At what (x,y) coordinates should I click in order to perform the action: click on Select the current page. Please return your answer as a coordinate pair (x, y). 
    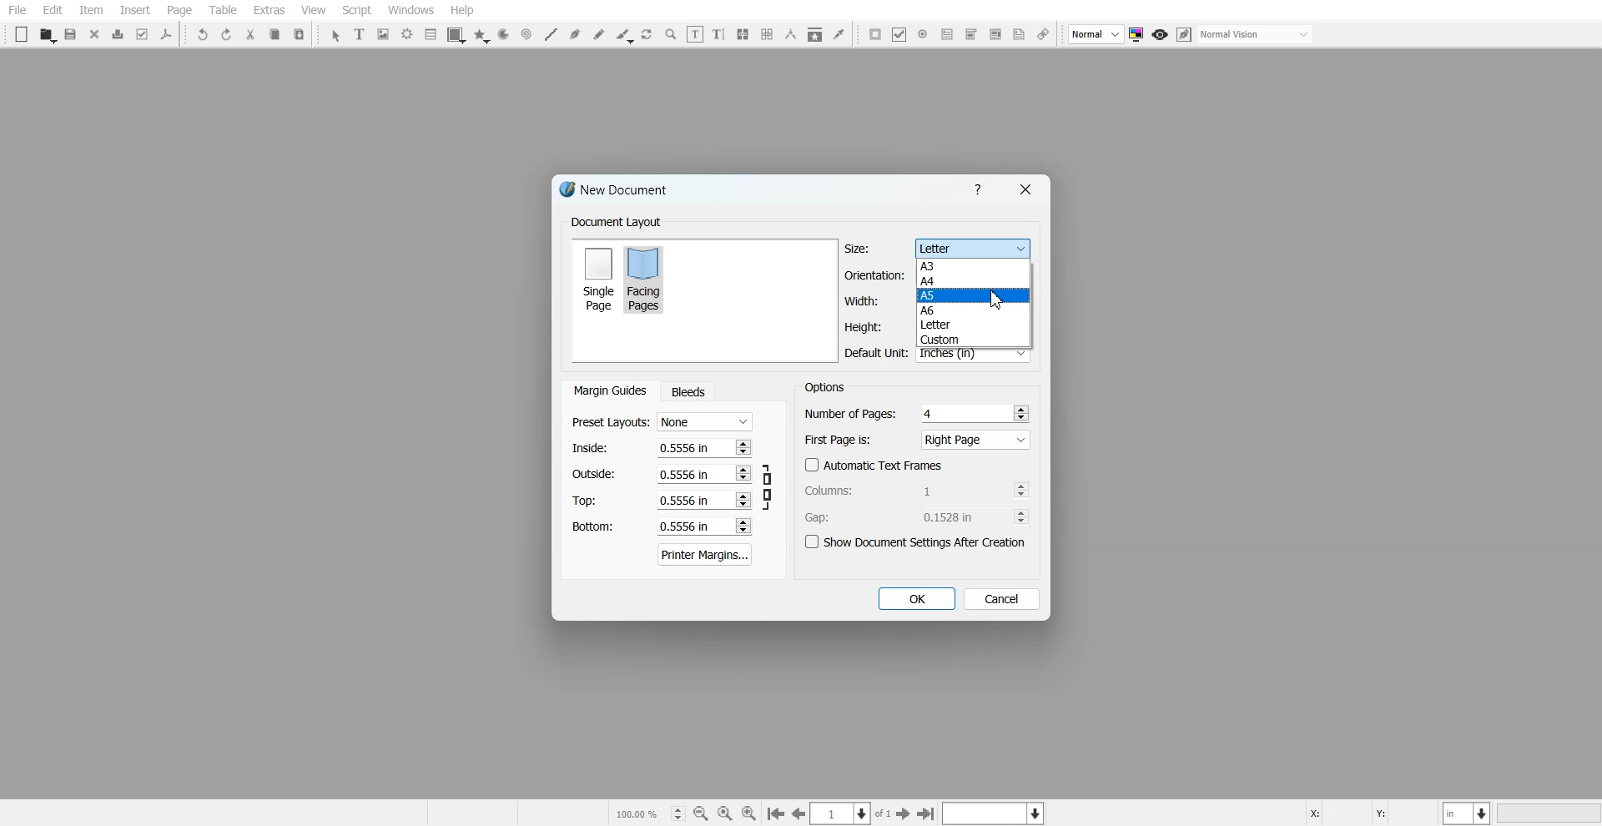
    Looking at the image, I should click on (852, 813).